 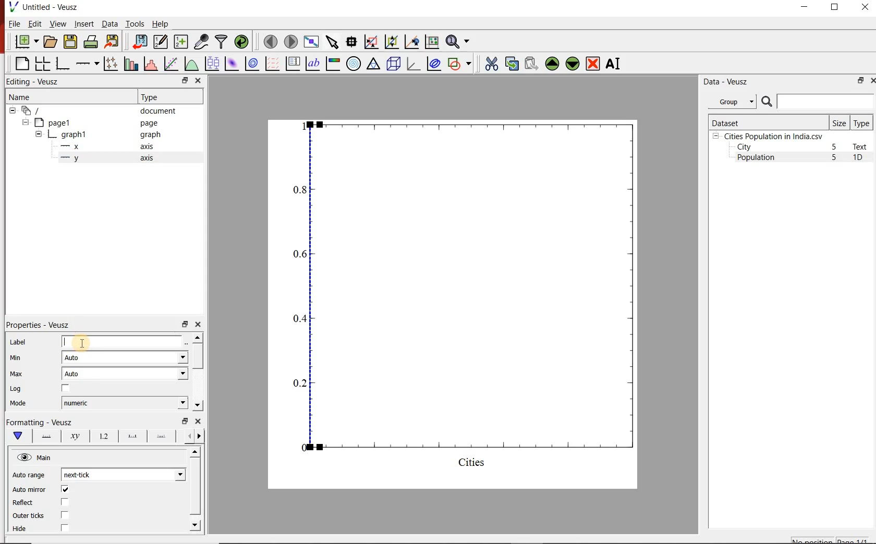 I want to click on plot key, so click(x=292, y=64).